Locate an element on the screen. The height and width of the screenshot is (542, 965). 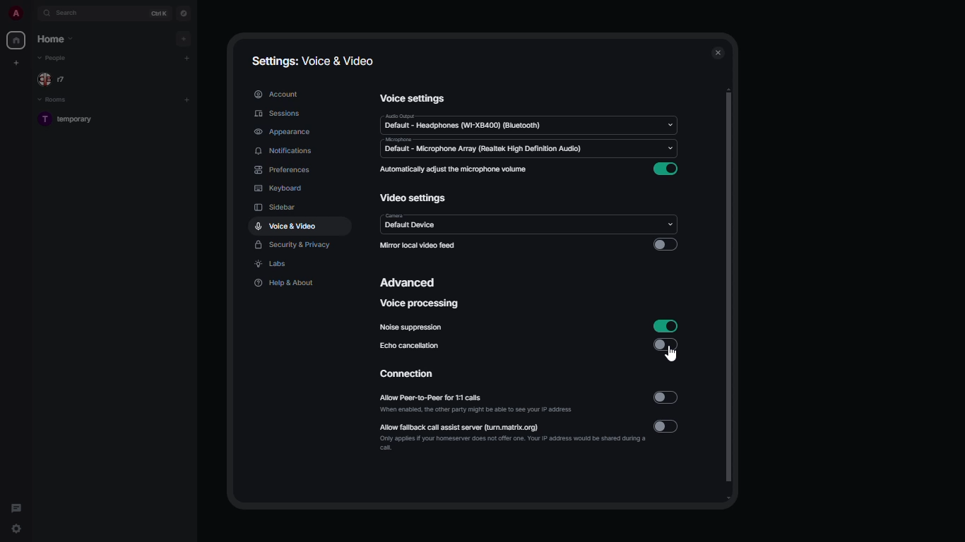
microphone default is located at coordinates (487, 147).